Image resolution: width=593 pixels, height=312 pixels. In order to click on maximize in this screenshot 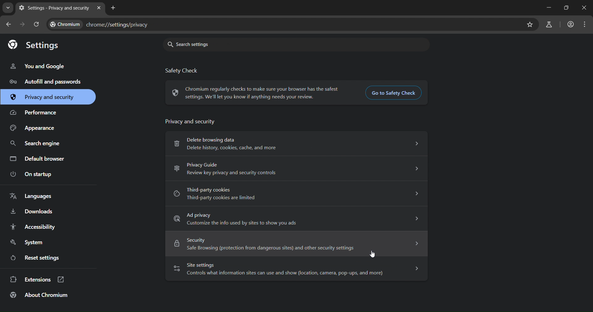, I will do `click(564, 8)`.